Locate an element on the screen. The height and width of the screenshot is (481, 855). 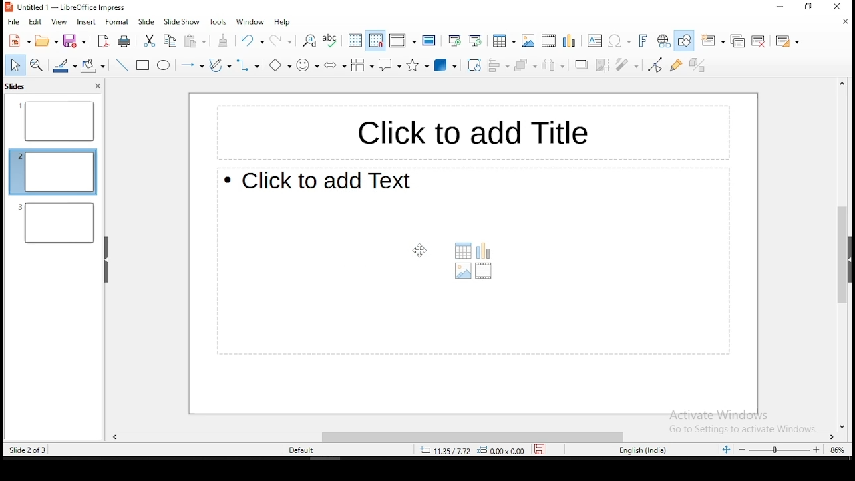
select tool is located at coordinates (13, 65).